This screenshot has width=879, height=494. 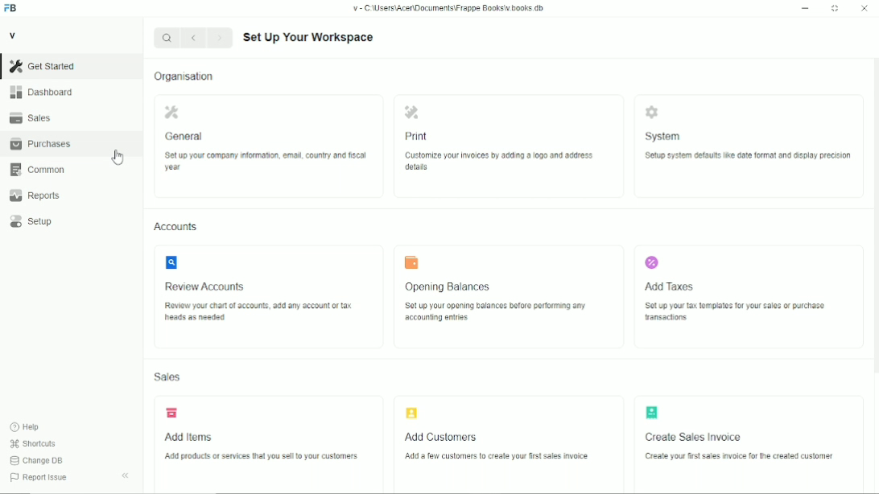 I want to click on Set Up Your Workspace, so click(x=308, y=37).